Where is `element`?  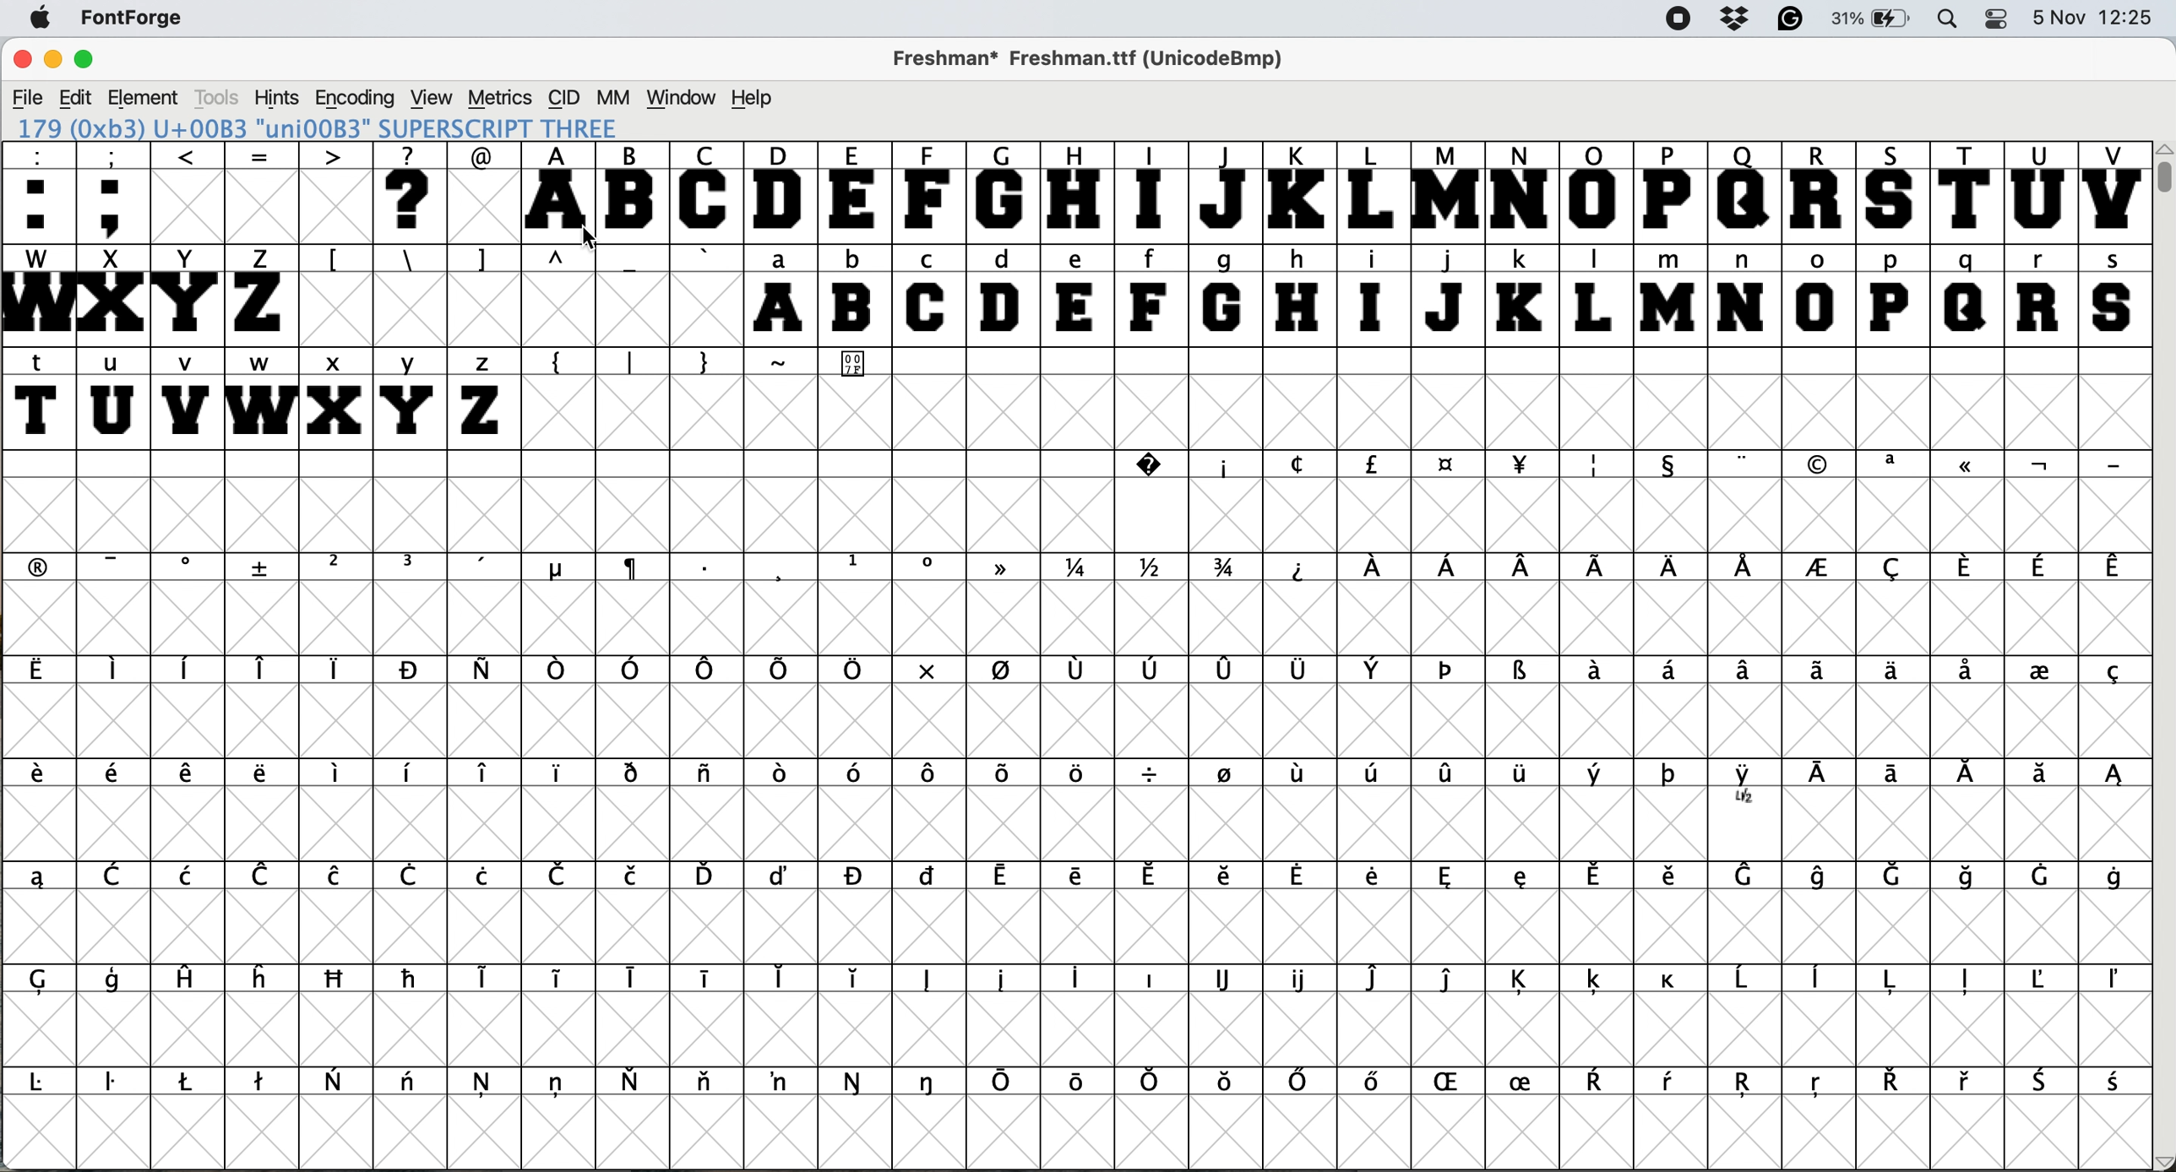
element is located at coordinates (148, 97).